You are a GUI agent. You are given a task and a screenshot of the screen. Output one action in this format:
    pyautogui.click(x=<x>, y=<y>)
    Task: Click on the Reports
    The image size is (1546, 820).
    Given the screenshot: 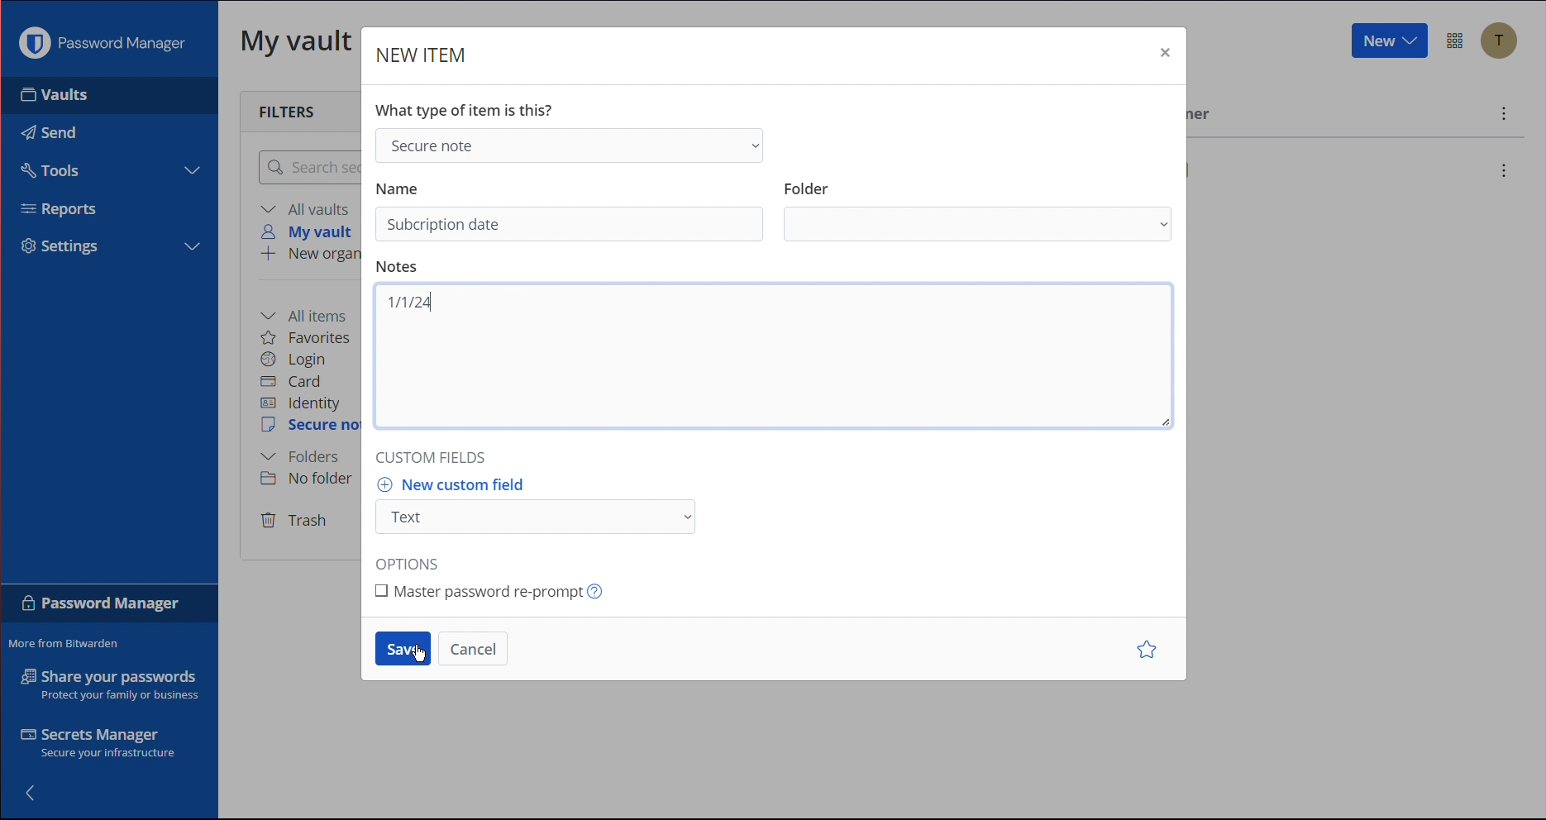 What is the action you would take?
    pyautogui.click(x=67, y=212)
    